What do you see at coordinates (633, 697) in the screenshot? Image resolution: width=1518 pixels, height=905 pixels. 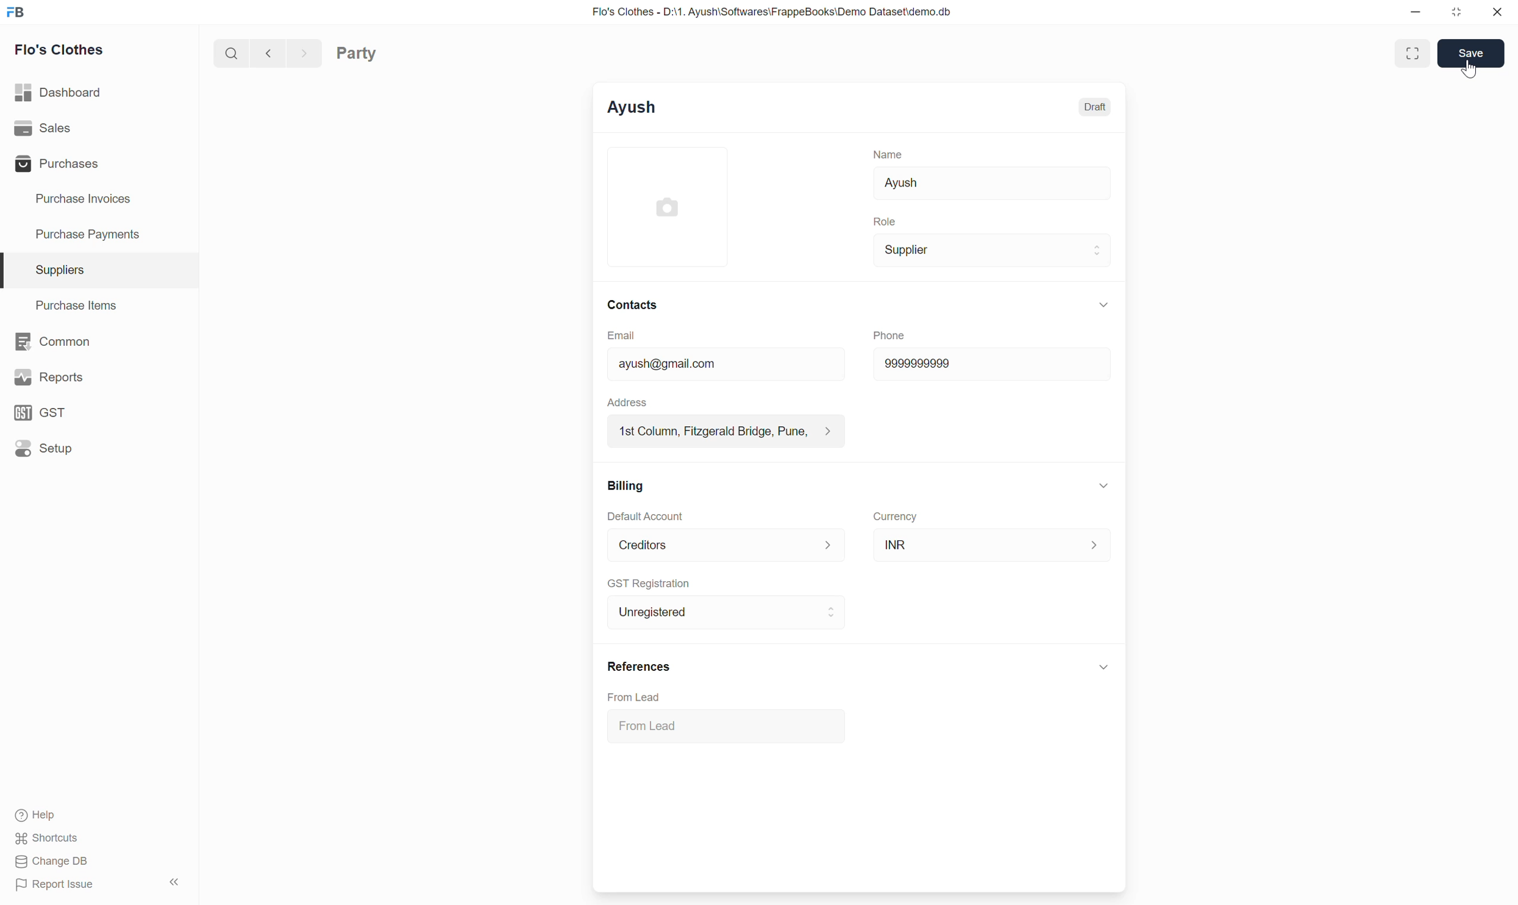 I see `From Lead` at bounding box center [633, 697].